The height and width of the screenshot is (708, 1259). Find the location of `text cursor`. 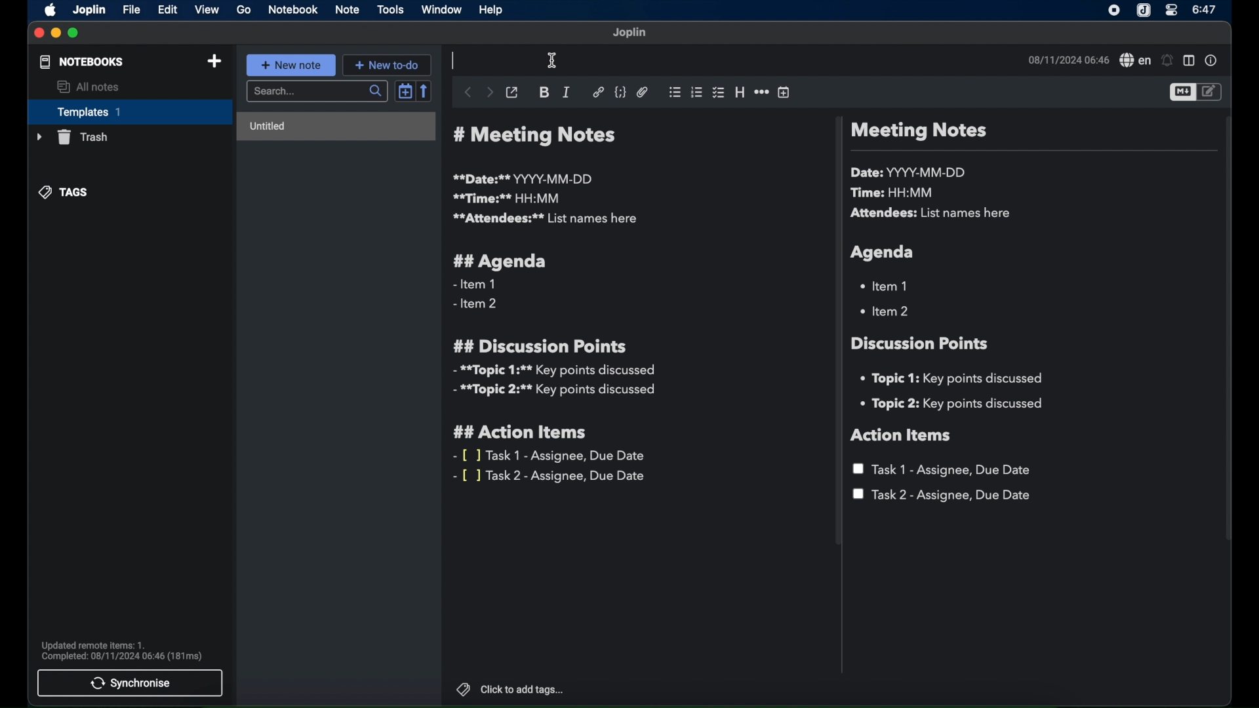

text cursor is located at coordinates (551, 62).